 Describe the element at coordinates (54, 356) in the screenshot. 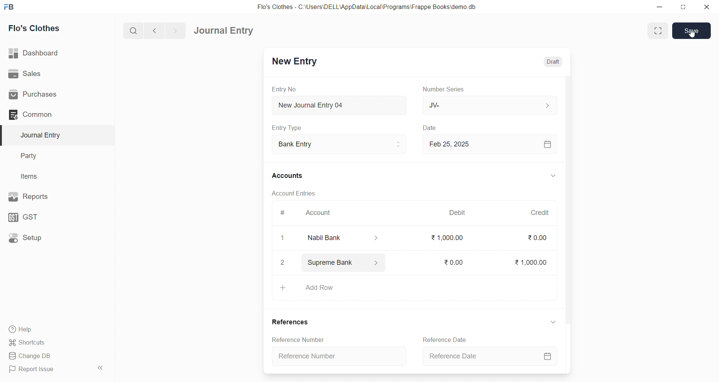

I see `Change DB` at that location.